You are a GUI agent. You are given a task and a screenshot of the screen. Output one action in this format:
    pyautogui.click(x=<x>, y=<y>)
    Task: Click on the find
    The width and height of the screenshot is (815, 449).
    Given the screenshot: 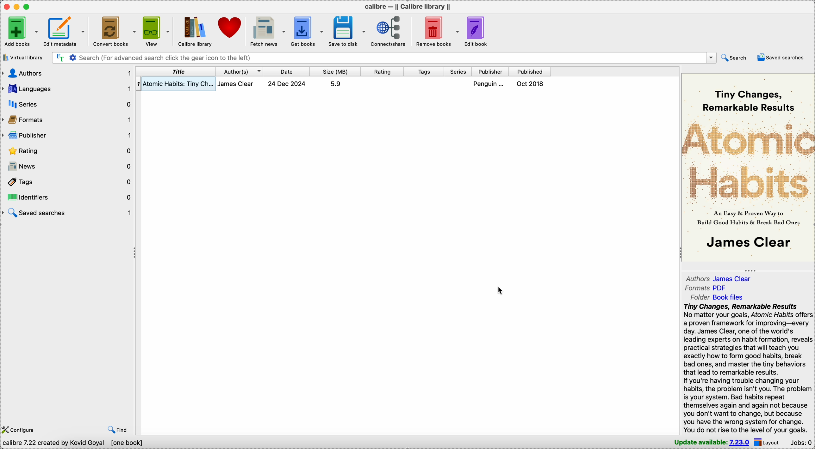 What is the action you would take?
    pyautogui.click(x=118, y=429)
    